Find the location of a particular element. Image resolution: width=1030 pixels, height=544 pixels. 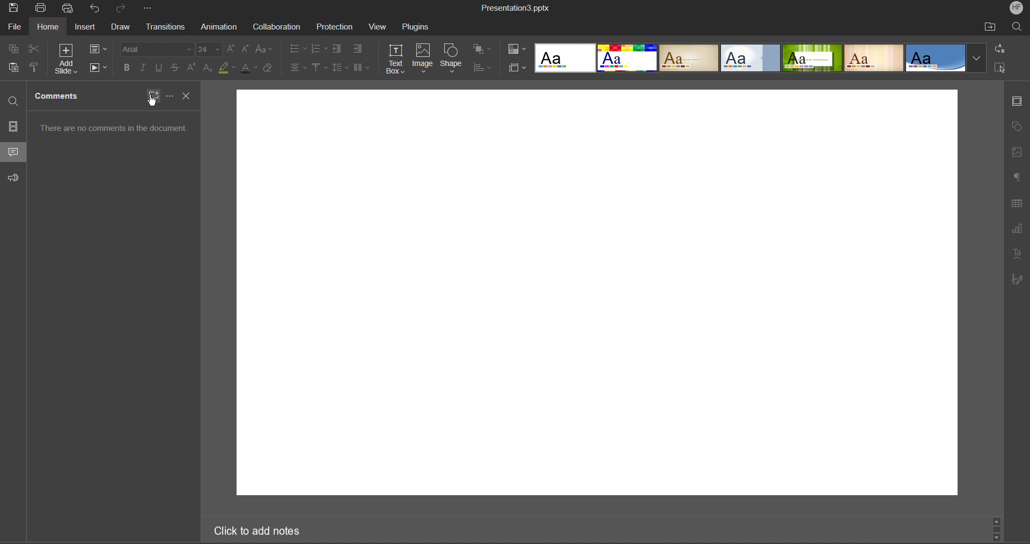

Font is located at coordinates (157, 49).